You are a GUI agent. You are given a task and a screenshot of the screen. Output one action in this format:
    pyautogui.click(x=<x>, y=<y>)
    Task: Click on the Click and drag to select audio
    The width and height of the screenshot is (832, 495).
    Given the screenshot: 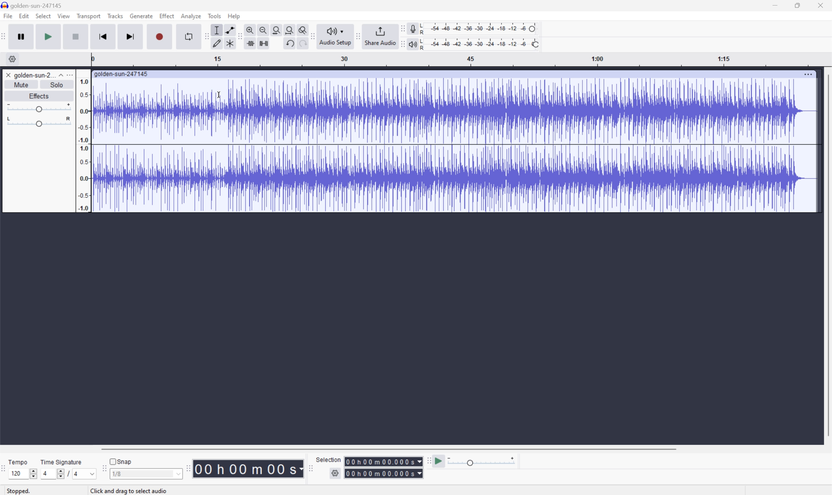 What is the action you would take?
    pyautogui.click(x=131, y=490)
    